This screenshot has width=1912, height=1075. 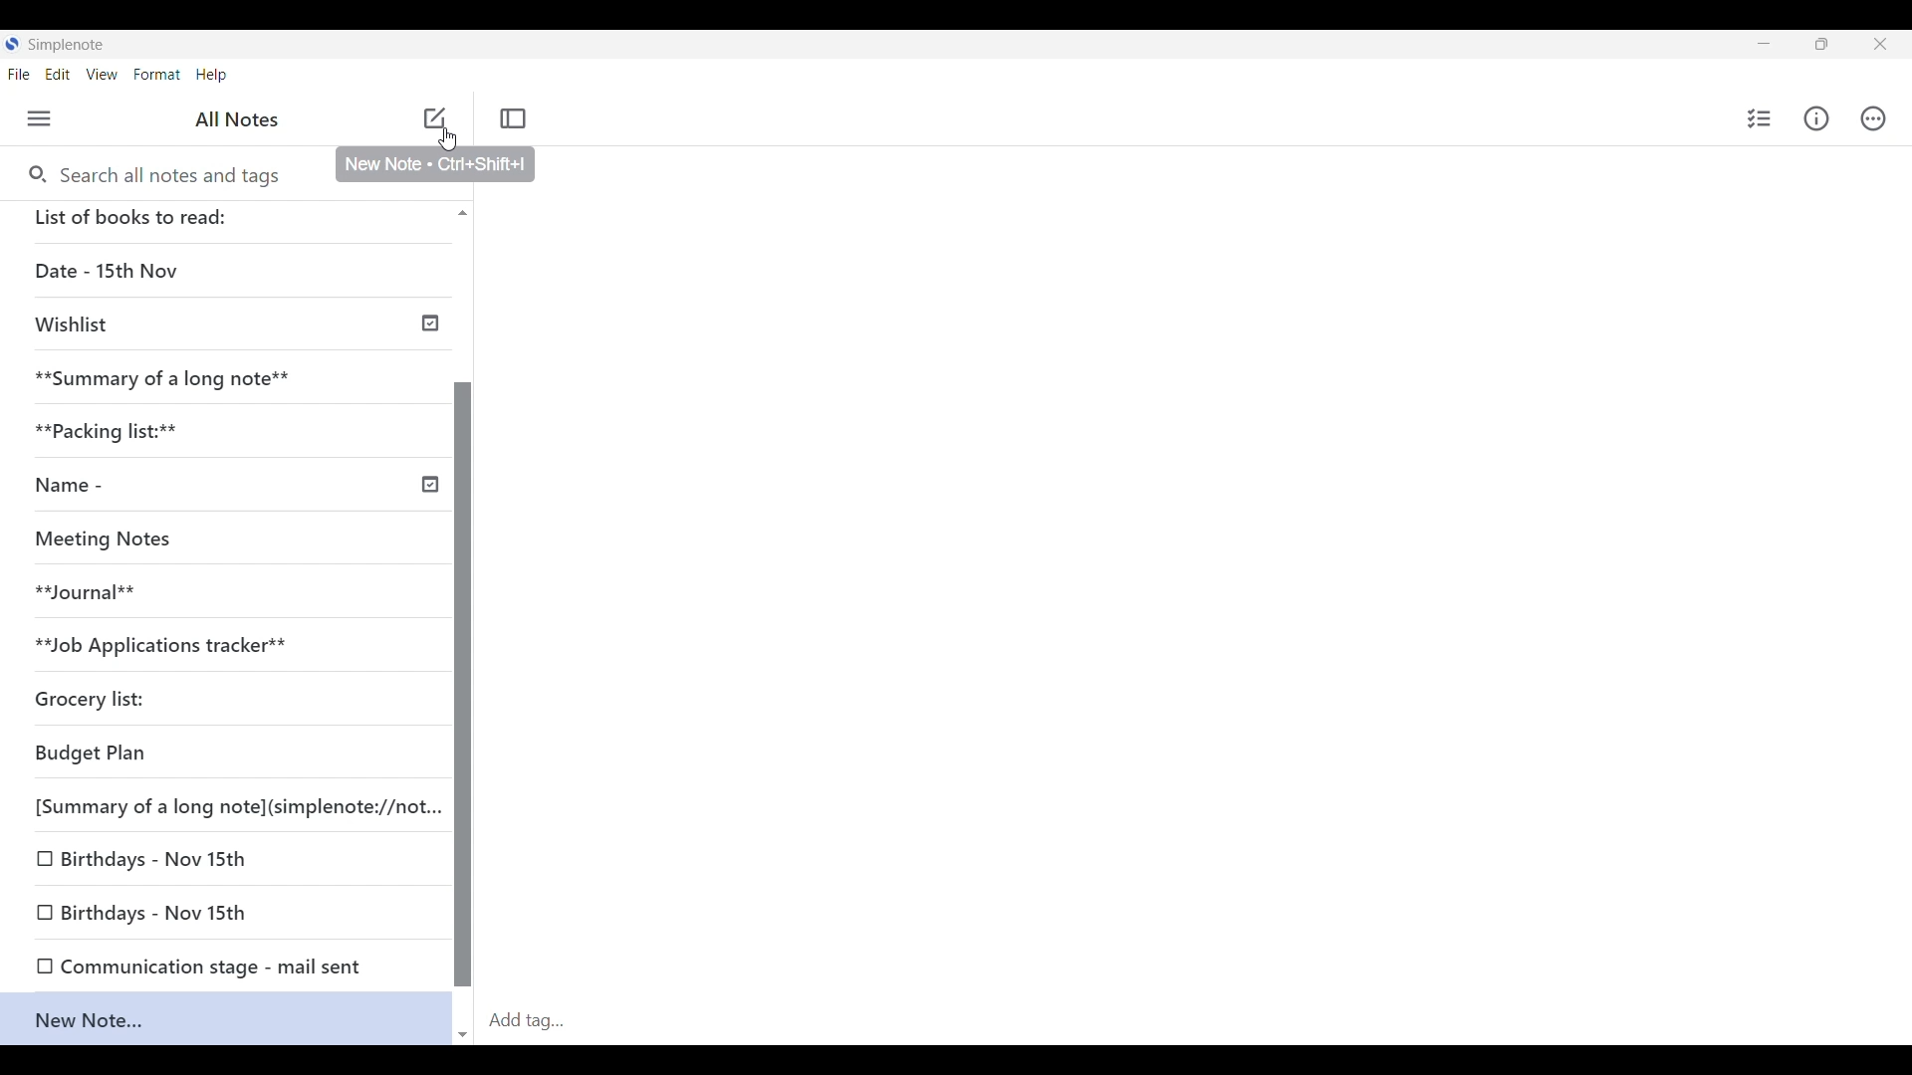 What do you see at coordinates (178, 597) in the screenshot?
I see `**Journal**` at bounding box center [178, 597].